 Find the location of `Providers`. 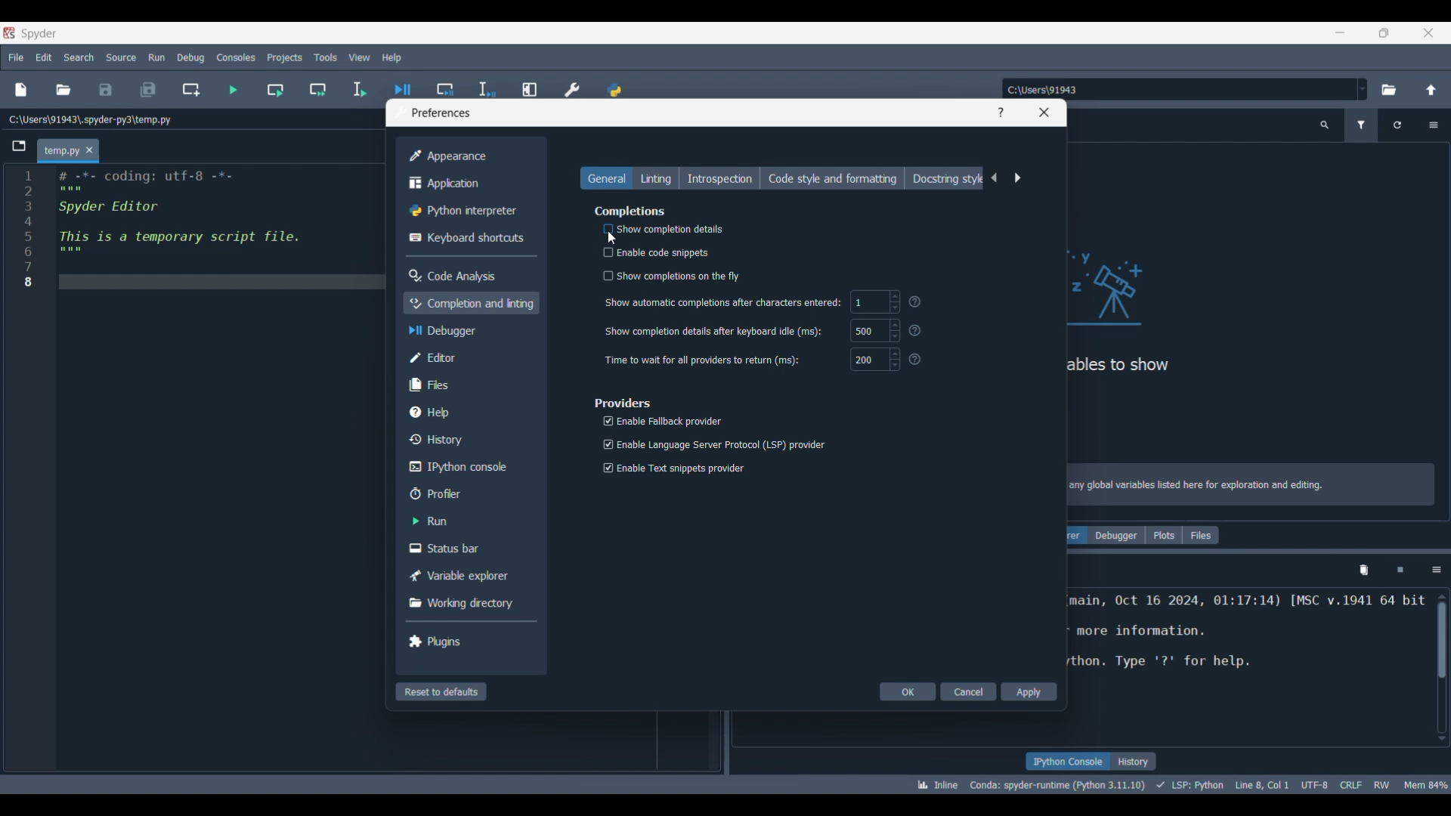

Providers is located at coordinates (621, 400).